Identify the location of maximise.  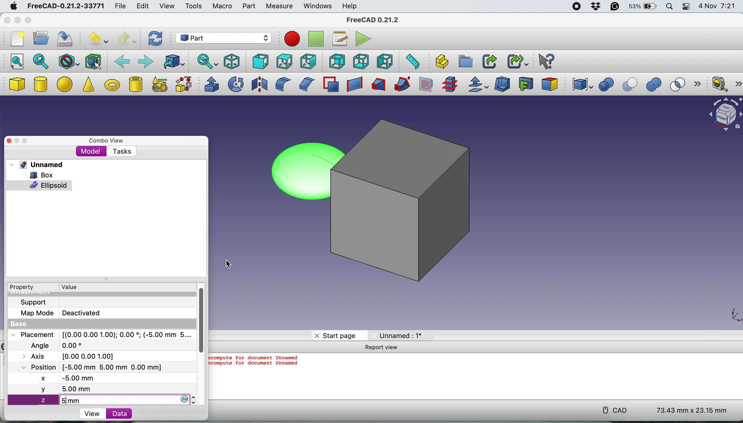
(28, 21).